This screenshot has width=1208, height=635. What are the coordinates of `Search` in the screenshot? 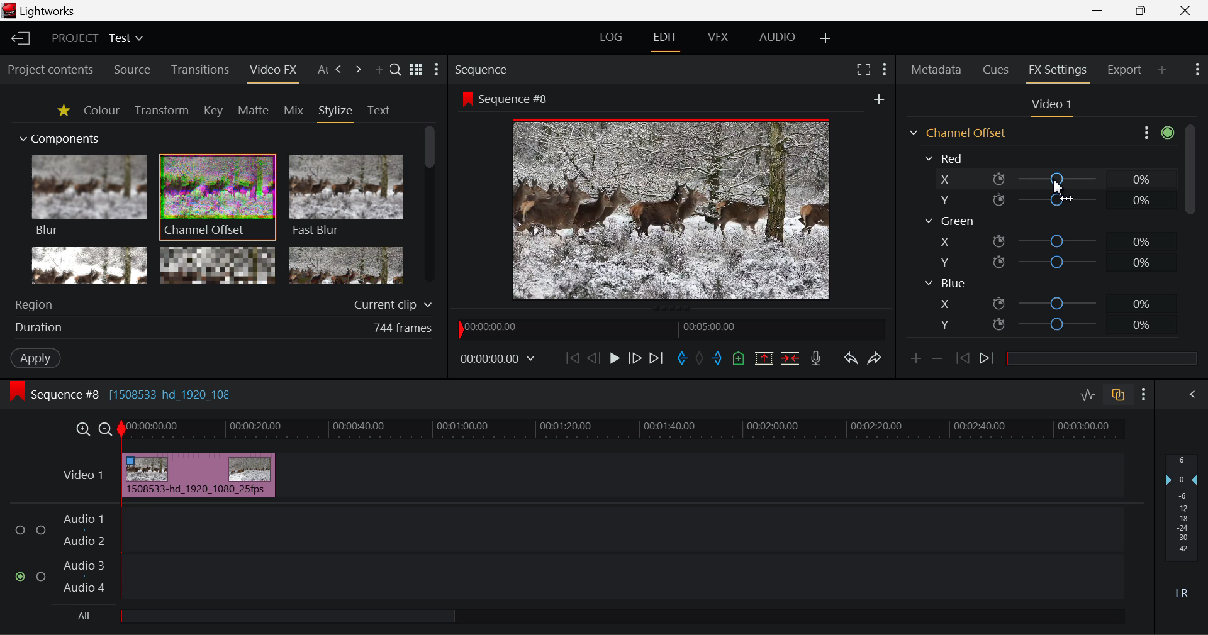 It's located at (396, 69).